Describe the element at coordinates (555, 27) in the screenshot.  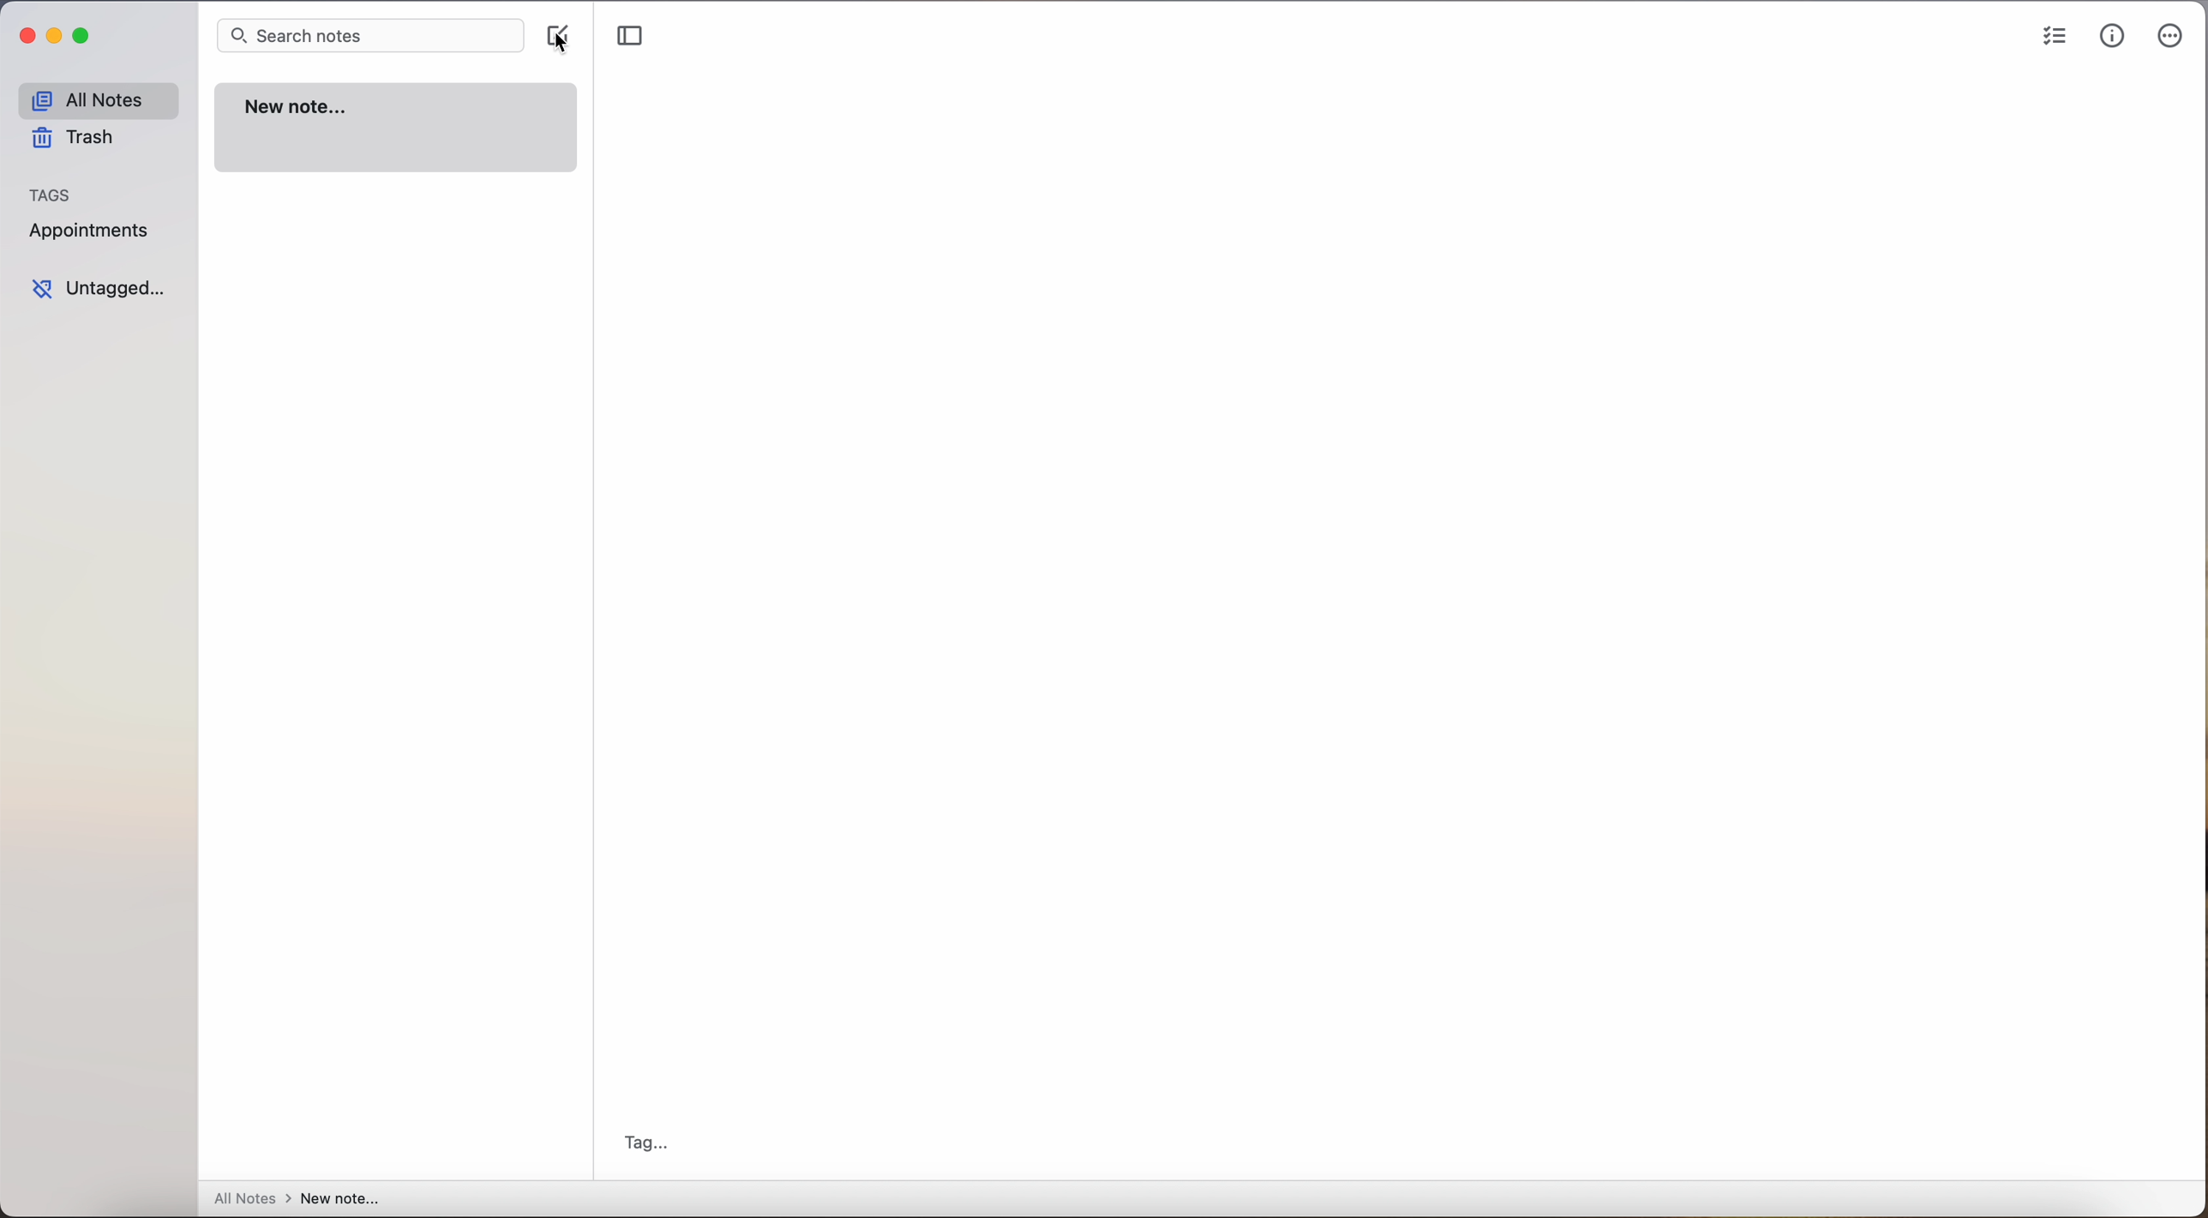
I see `create note` at that location.